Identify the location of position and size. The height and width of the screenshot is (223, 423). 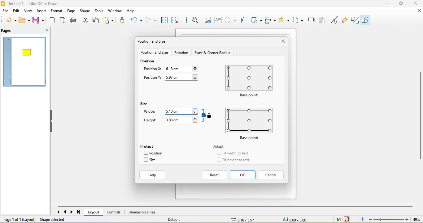
(154, 42).